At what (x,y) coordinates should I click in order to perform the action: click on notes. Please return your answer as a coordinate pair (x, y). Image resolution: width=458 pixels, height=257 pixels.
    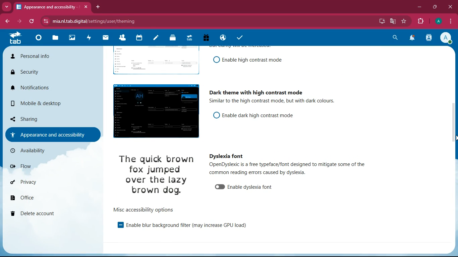
    Looking at the image, I should click on (157, 39).